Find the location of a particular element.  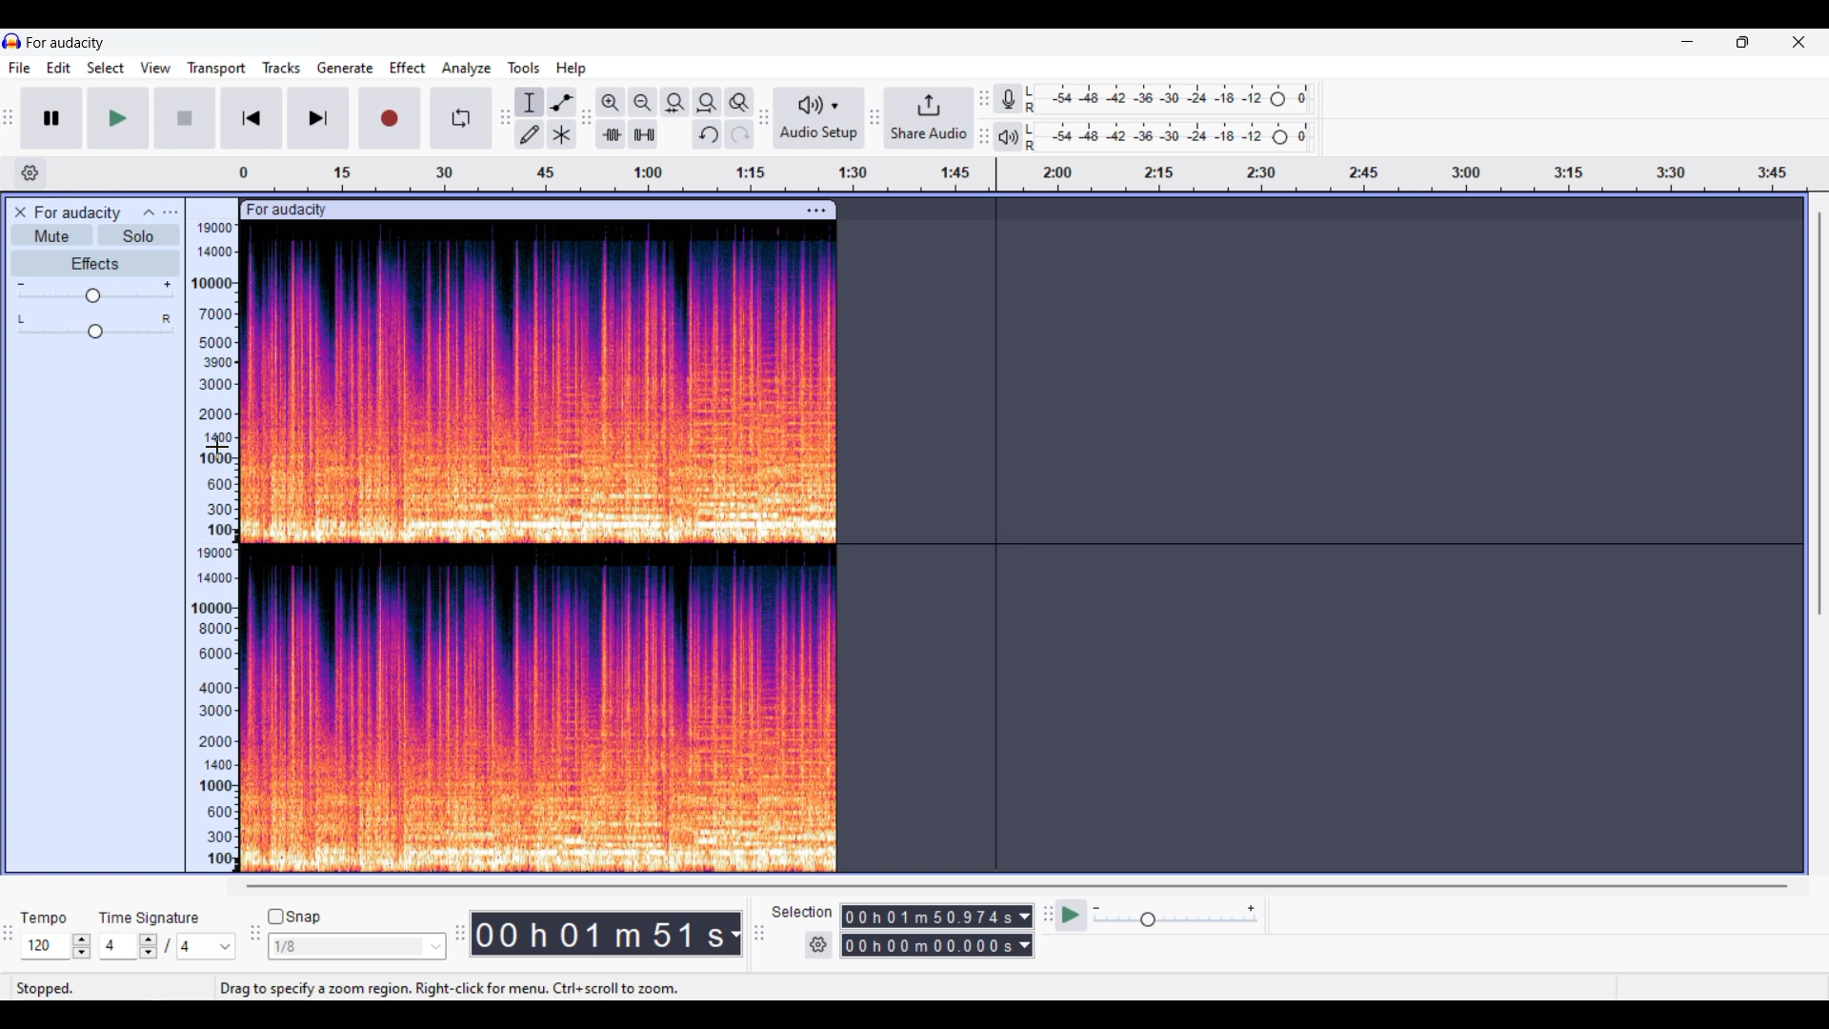

Indicates selection duration settings is located at coordinates (802, 912).